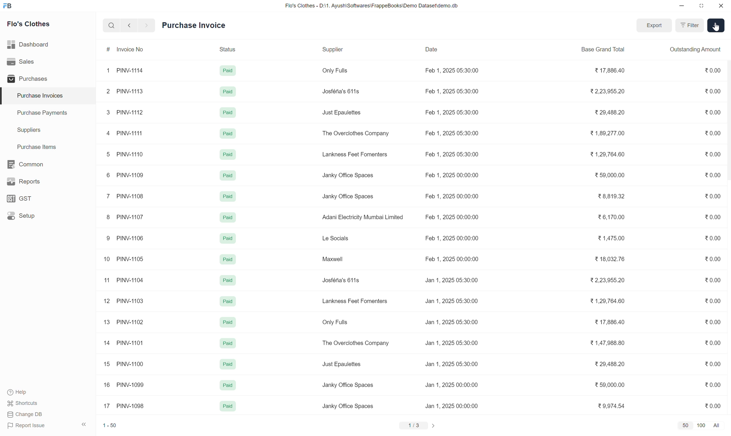 The height and width of the screenshot is (436, 731). What do you see at coordinates (452, 301) in the screenshot?
I see `Jan 1, 2025 05:30:00` at bounding box center [452, 301].